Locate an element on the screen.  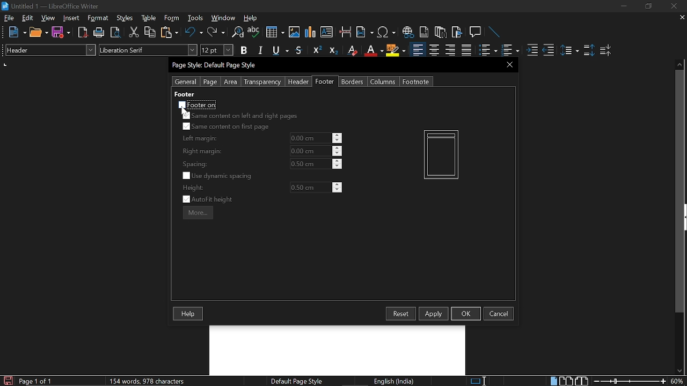
decrease left margin is located at coordinates (338, 141).